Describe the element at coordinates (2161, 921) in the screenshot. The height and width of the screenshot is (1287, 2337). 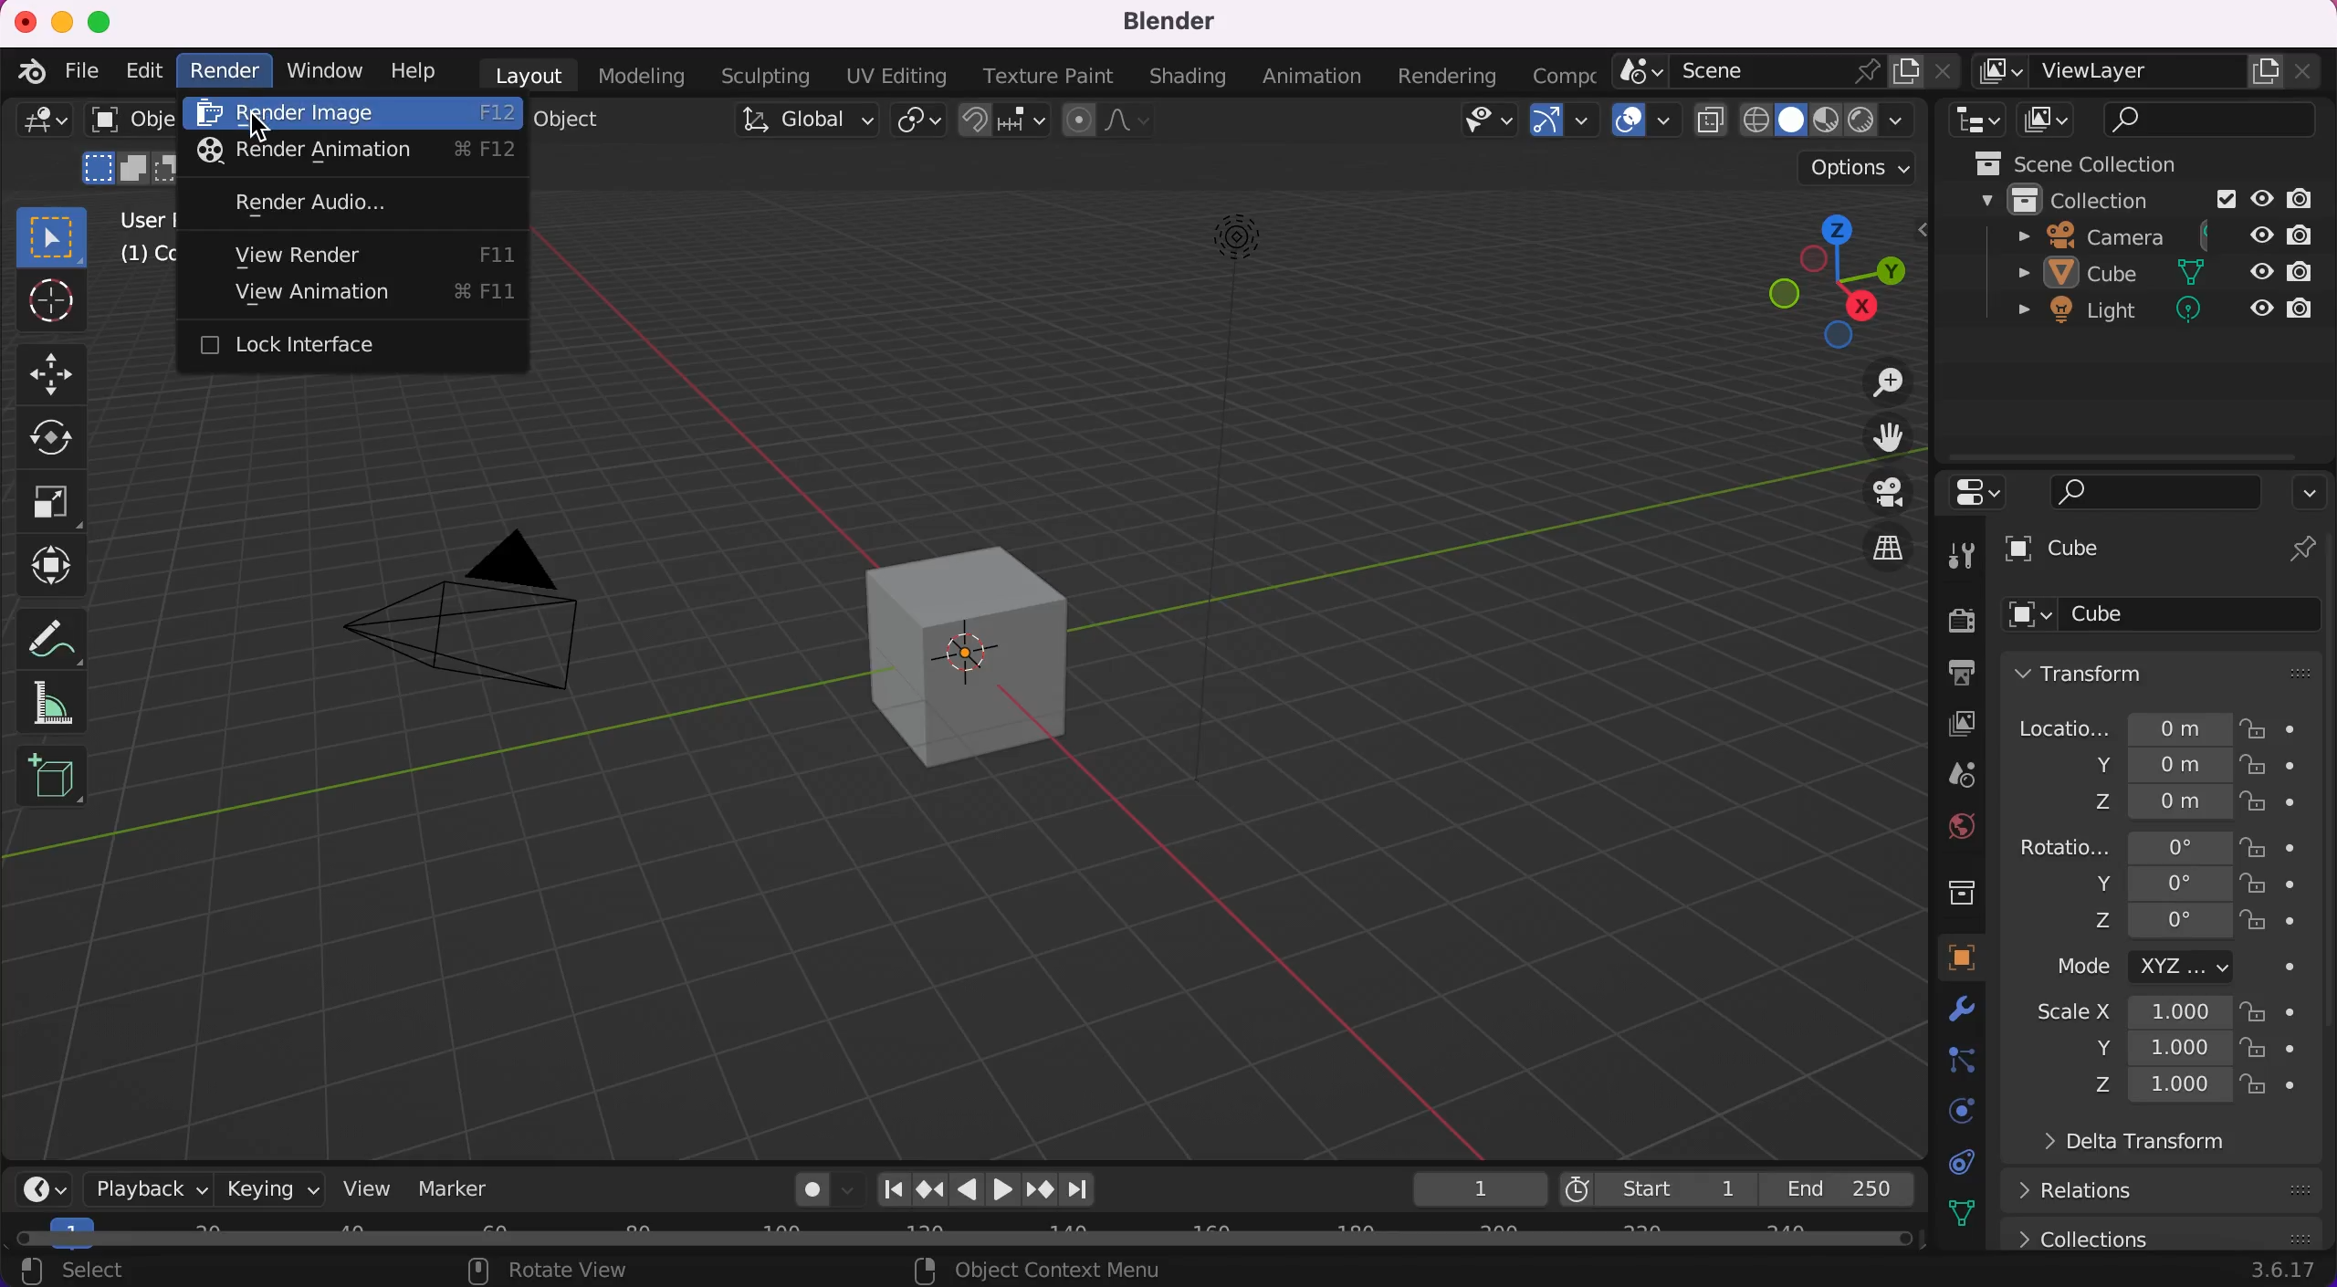
I see `z 0` at that location.